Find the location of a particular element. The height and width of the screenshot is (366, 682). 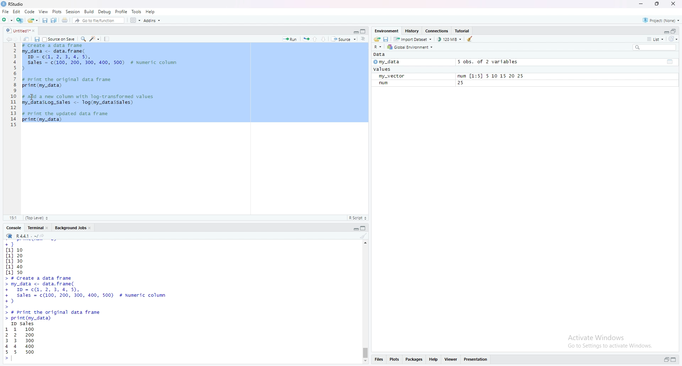

Data is located at coordinates (380, 55).